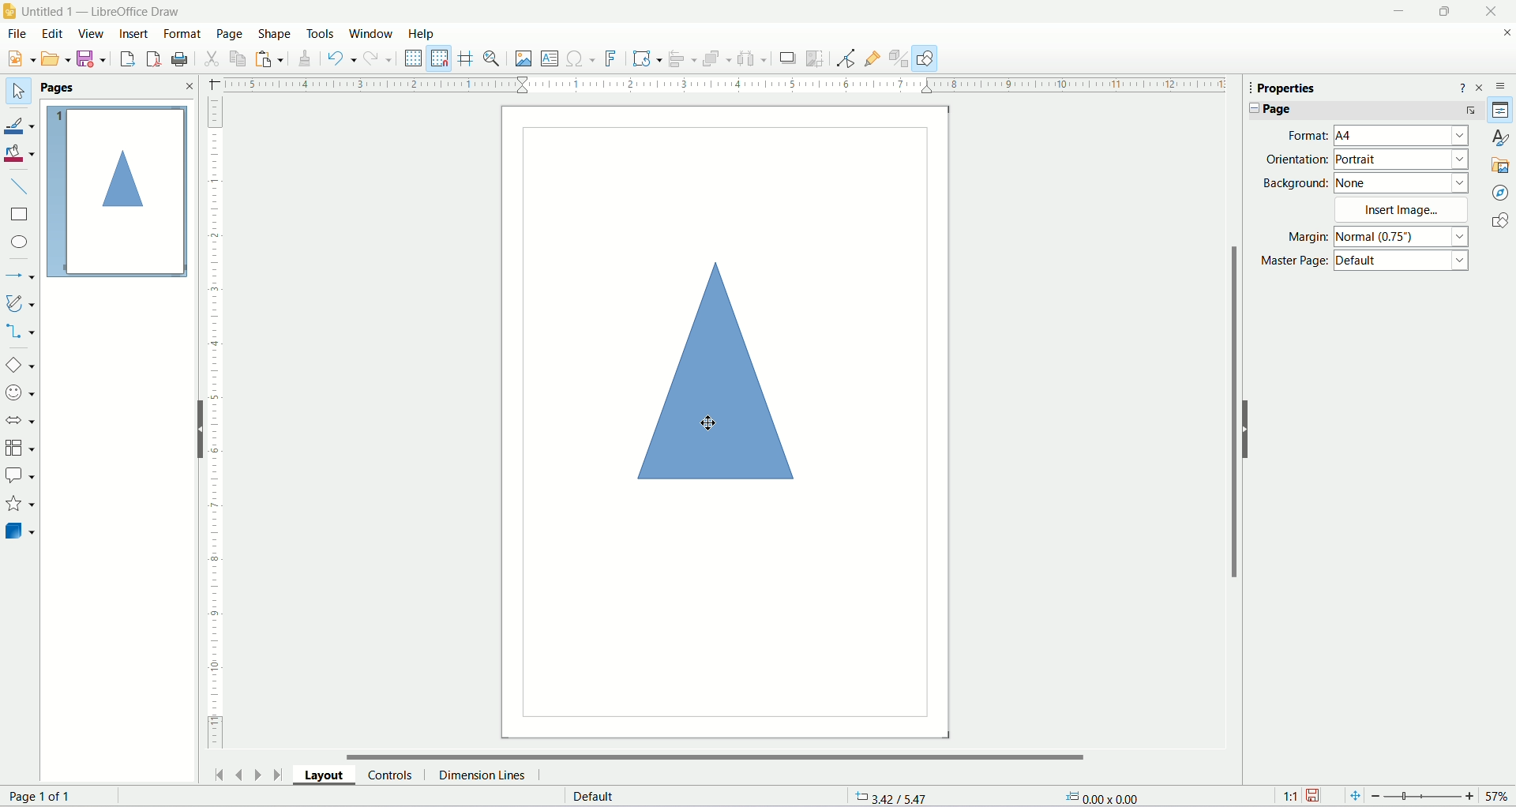 The width and height of the screenshot is (1516, 807). Describe the element at coordinates (722, 84) in the screenshot. I see `Horizontal Ruler` at that location.